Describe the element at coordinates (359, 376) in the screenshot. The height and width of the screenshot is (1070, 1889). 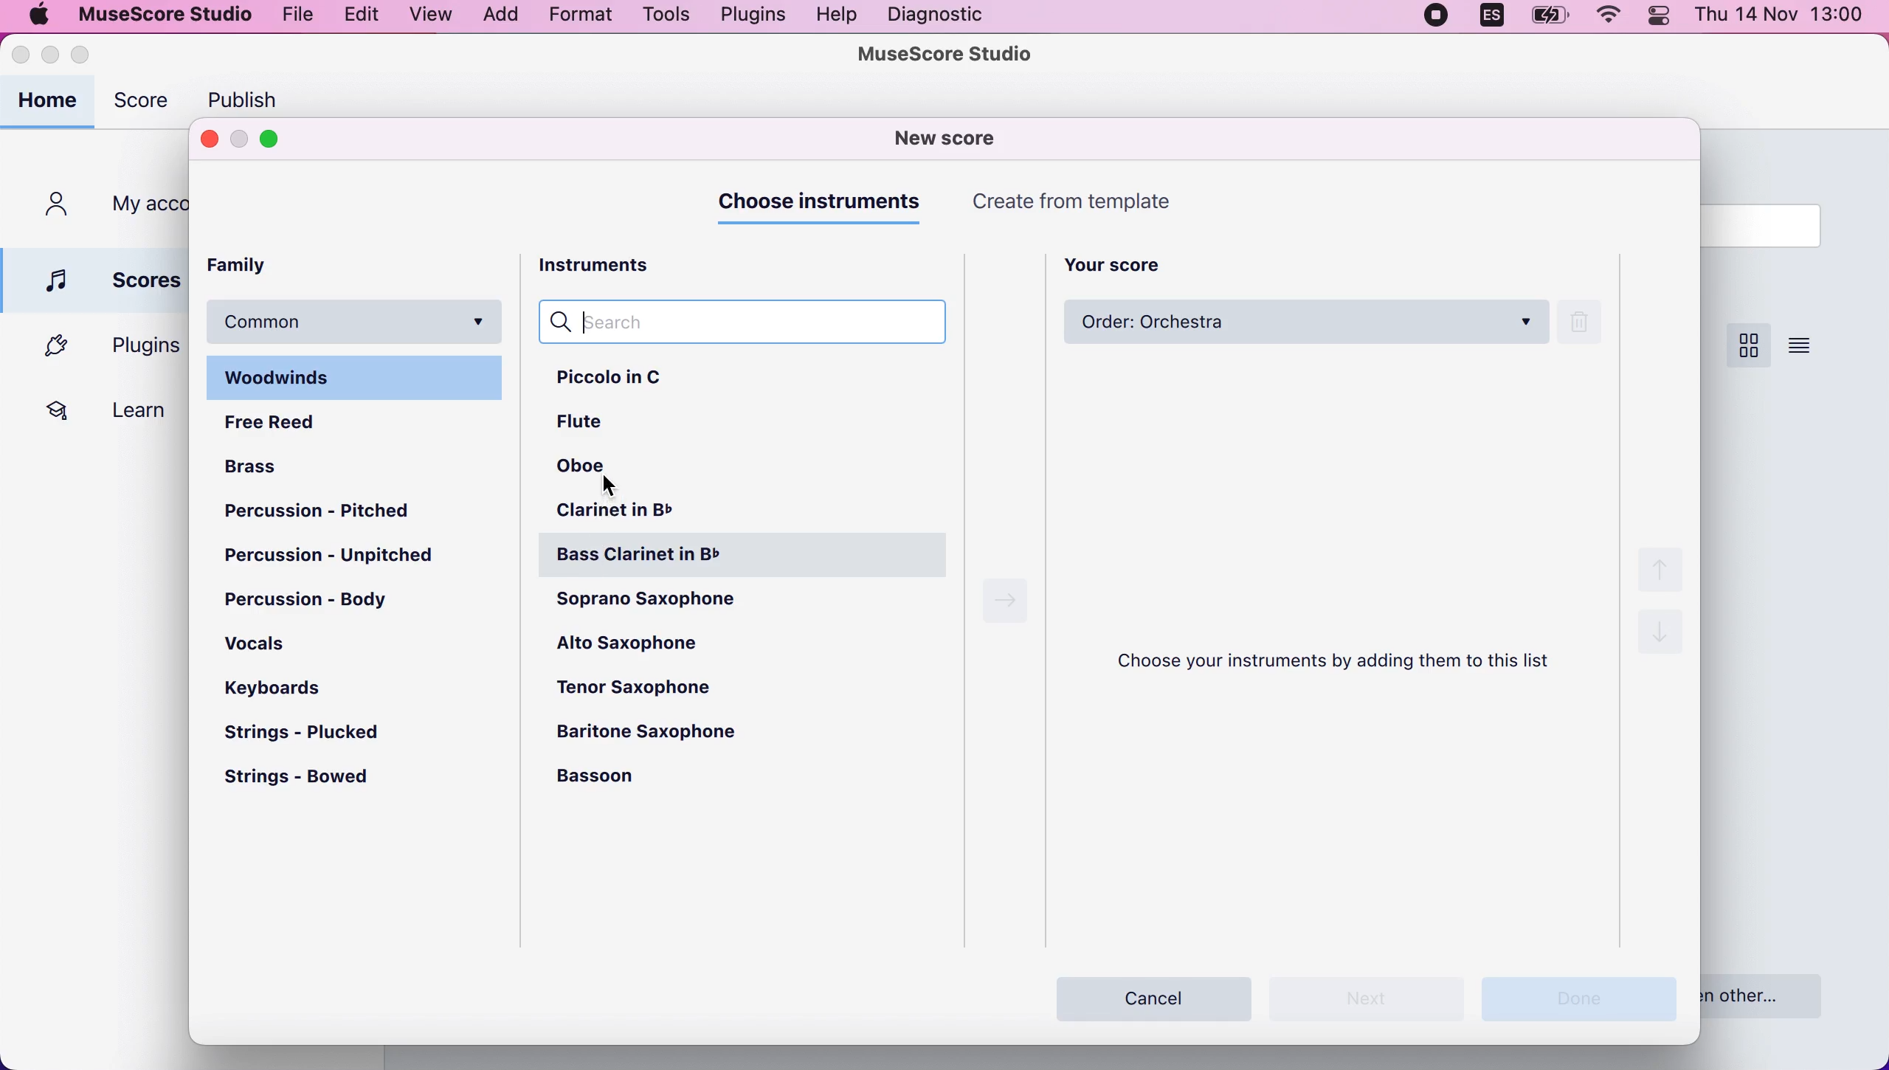
I see `woodwinds` at that location.